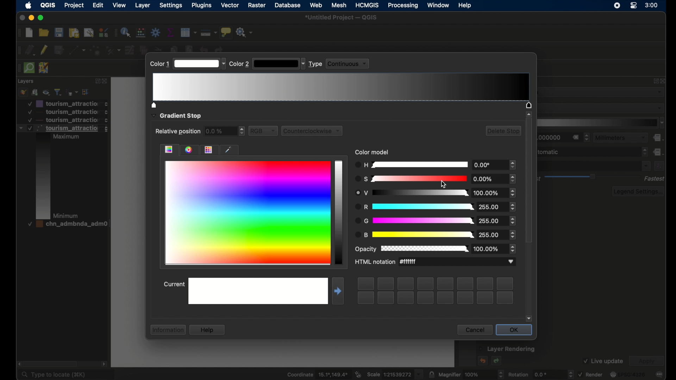 The width and height of the screenshot is (676, 380). What do you see at coordinates (58, 91) in the screenshot?
I see `filter` at bounding box center [58, 91].